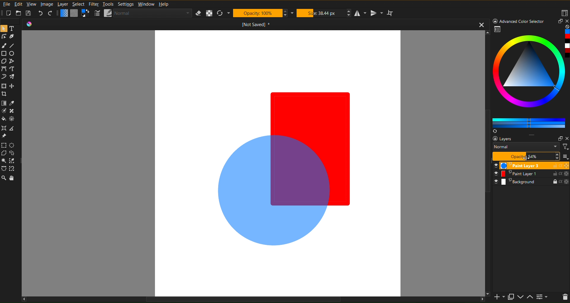 The height and width of the screenshot is (303, 570). Describe the element at coordinates (518, 21) in the screenshot. I see `Advanced Color Selector` at that location.